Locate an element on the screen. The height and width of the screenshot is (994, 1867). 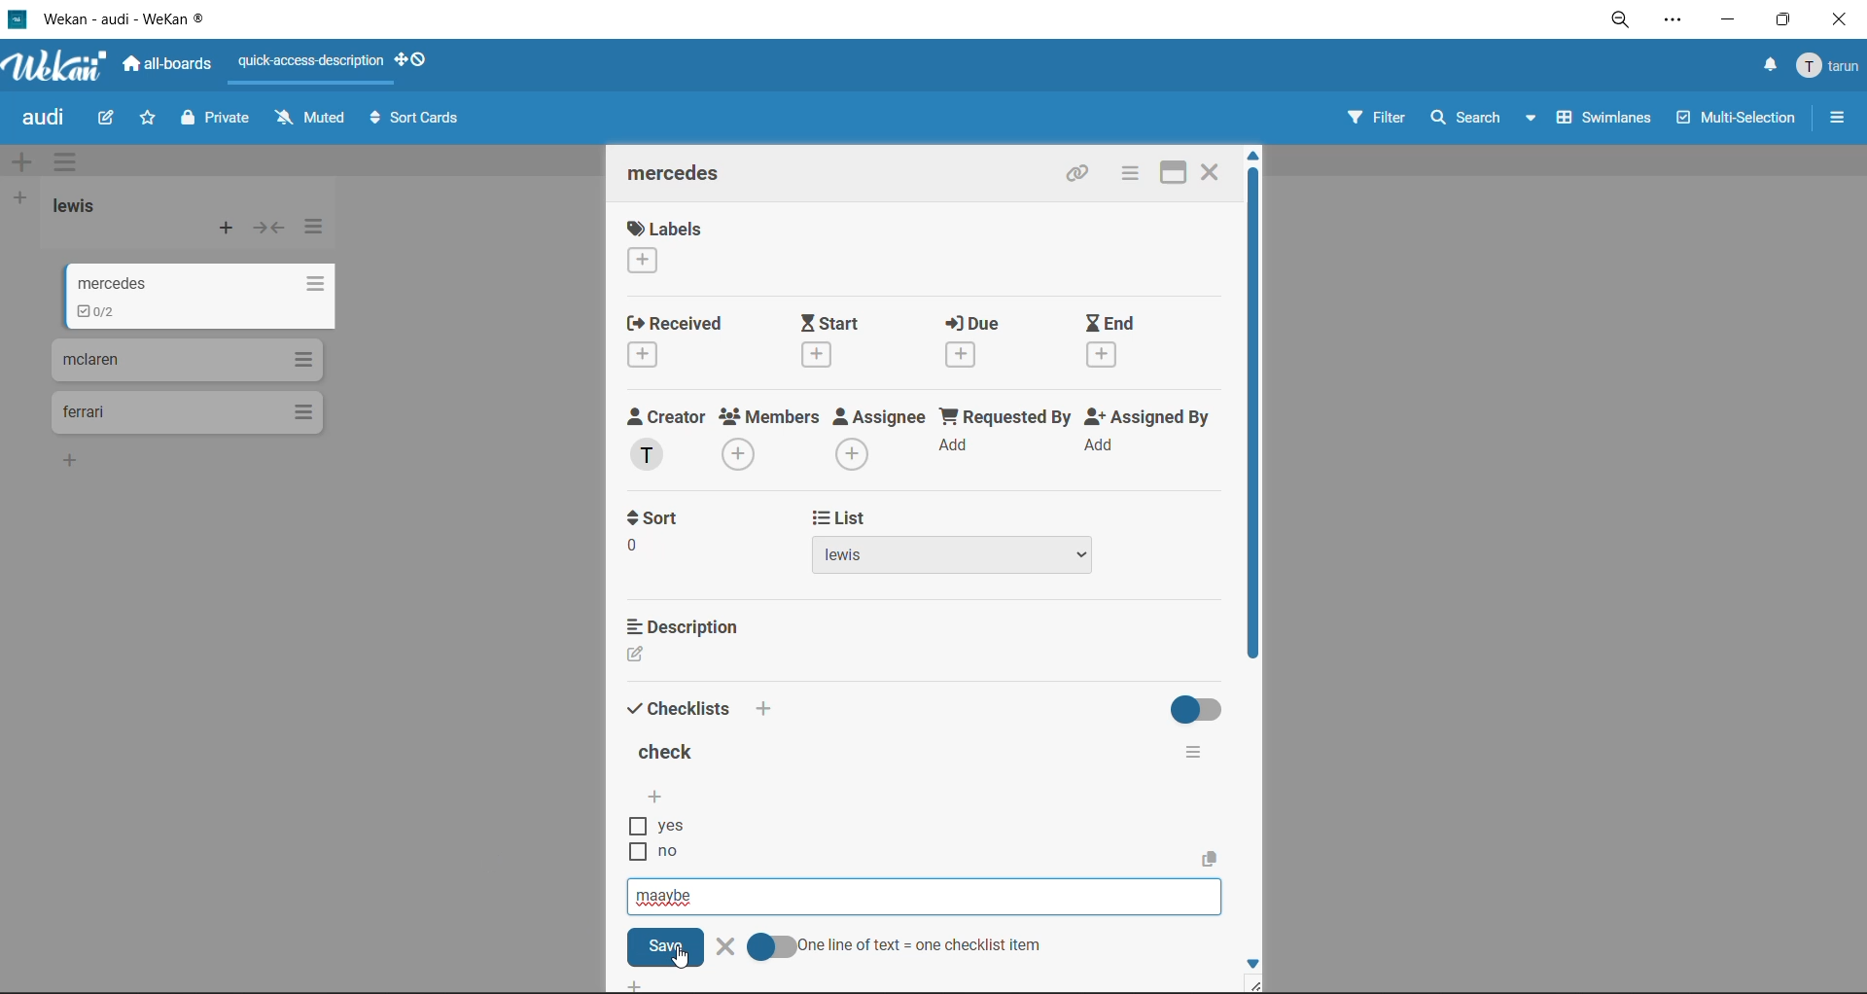
checklists is located at coordinates (681, 712).